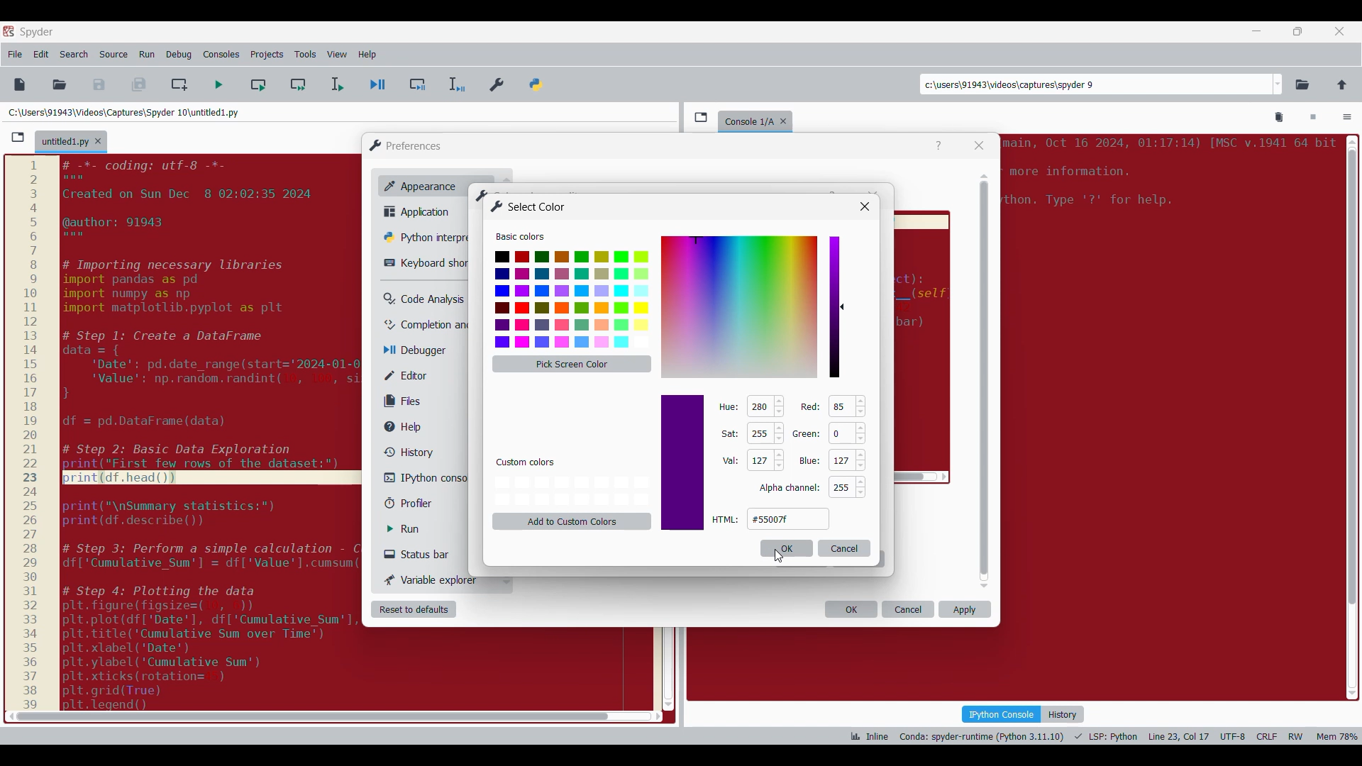  What do you see at coordinates (30, 433) in the screenshot?
I see `scale` at bounding box center [30, 433].